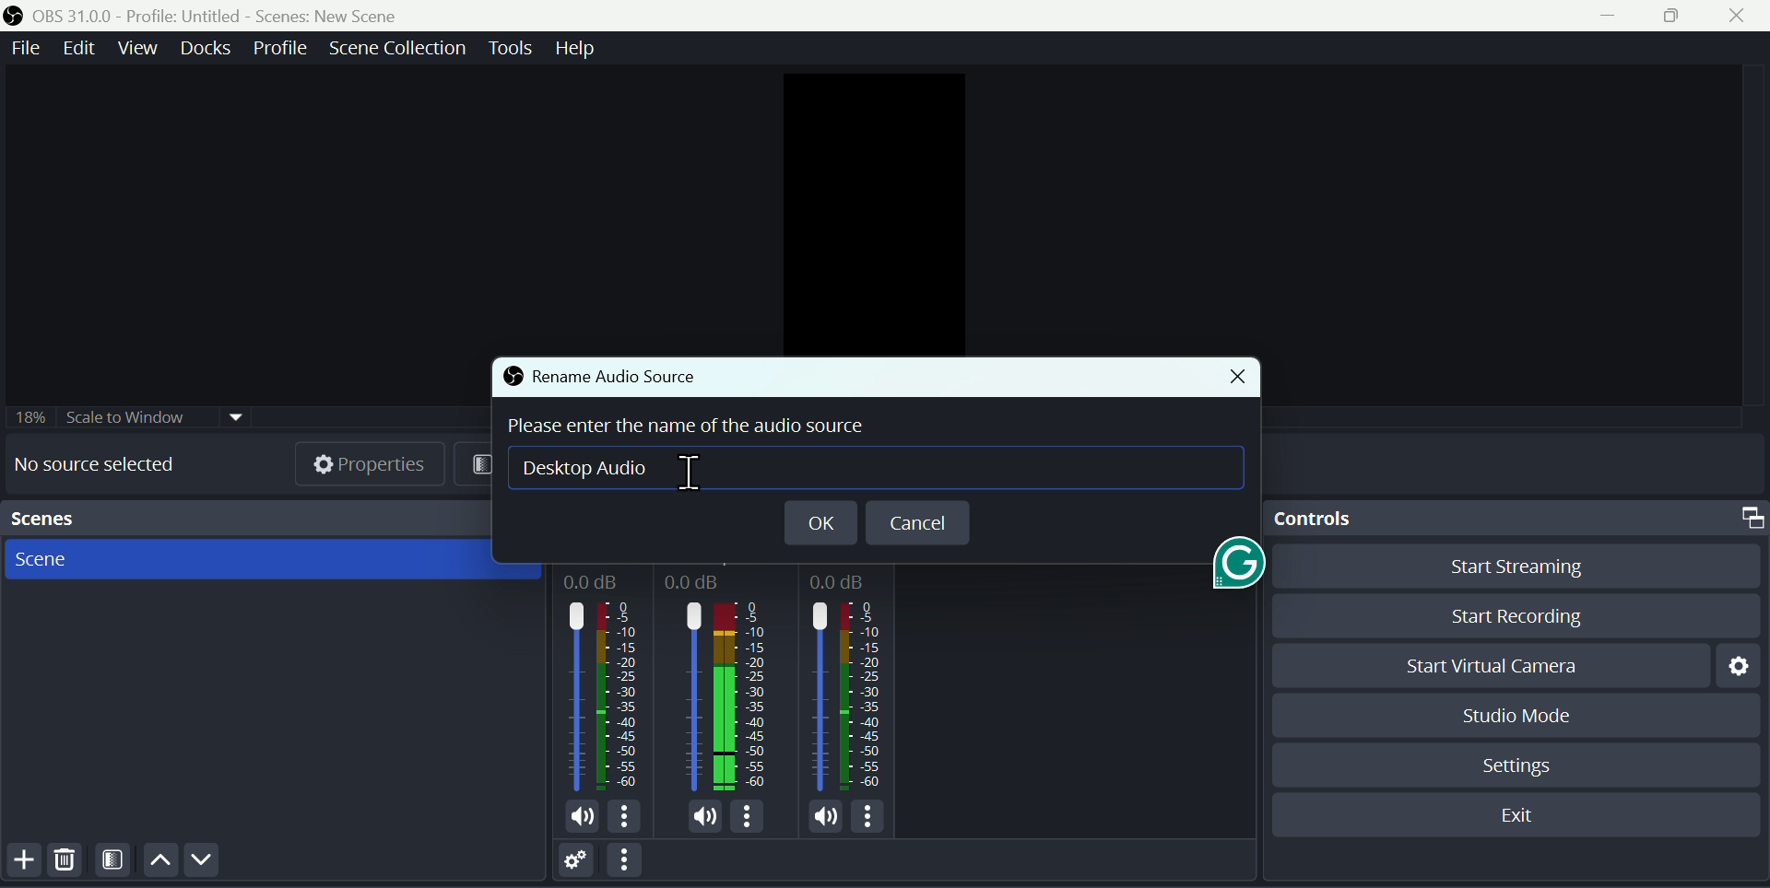 The image size is (1770, 888). What do you see at coordinates (510, 51) in the screenshot?
I see `Tools` at bounding box center [510, 51].